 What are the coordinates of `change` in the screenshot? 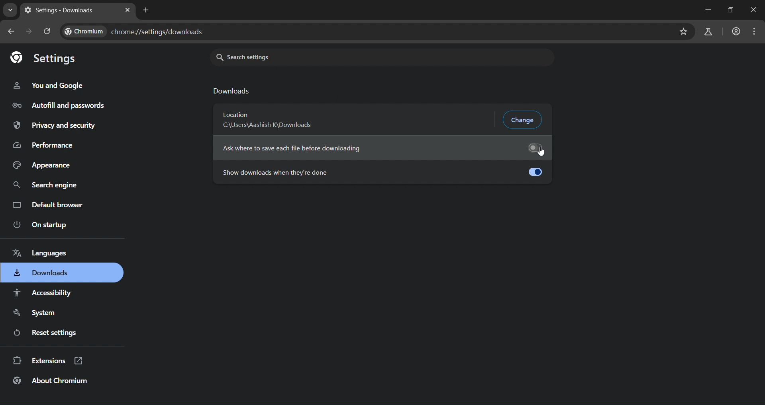 It's located at (524, 119).